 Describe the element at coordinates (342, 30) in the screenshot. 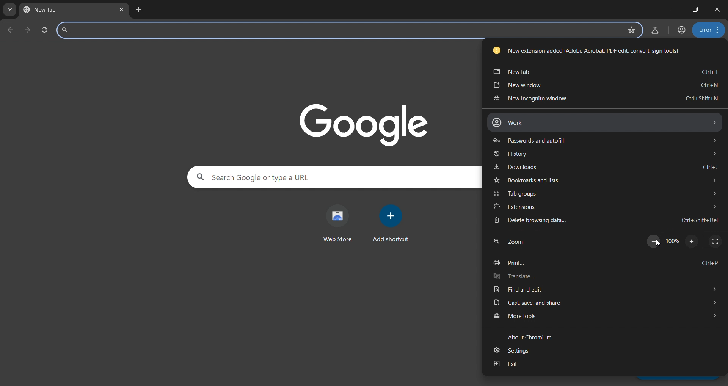

I see `search panel` at that location.